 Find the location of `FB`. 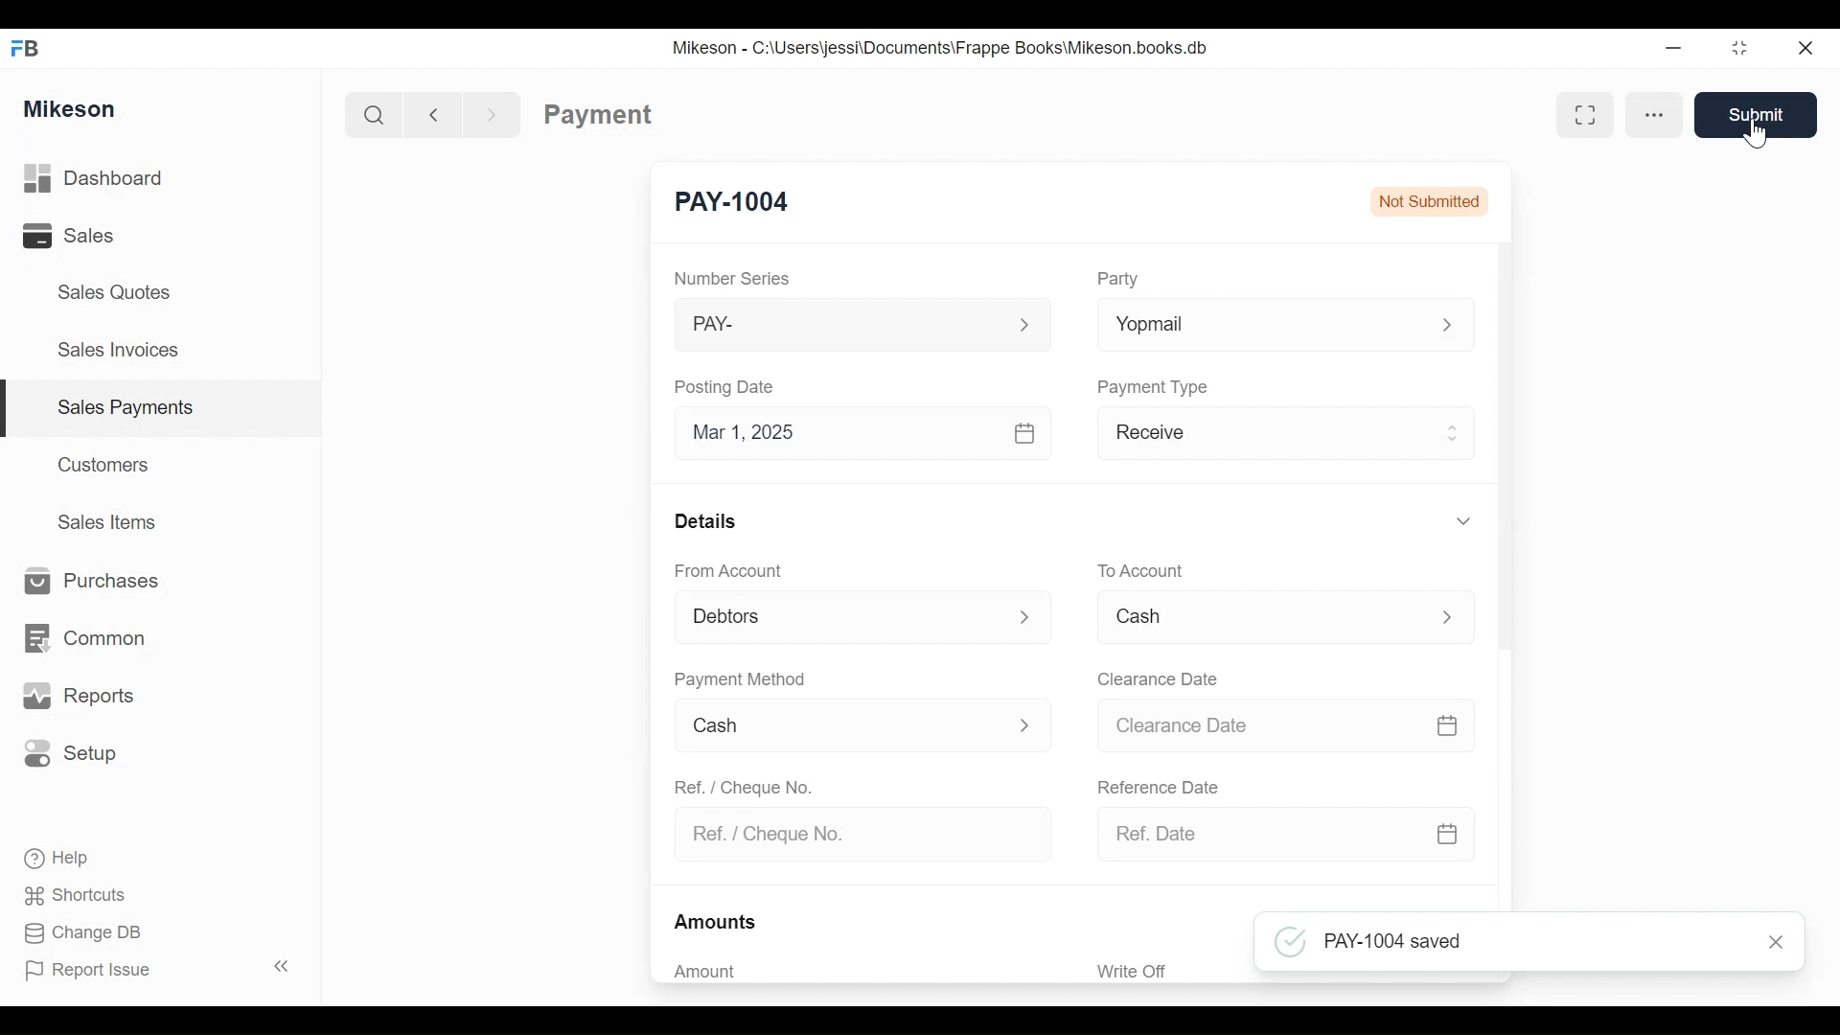

FB is located at coordinates (31, 45).